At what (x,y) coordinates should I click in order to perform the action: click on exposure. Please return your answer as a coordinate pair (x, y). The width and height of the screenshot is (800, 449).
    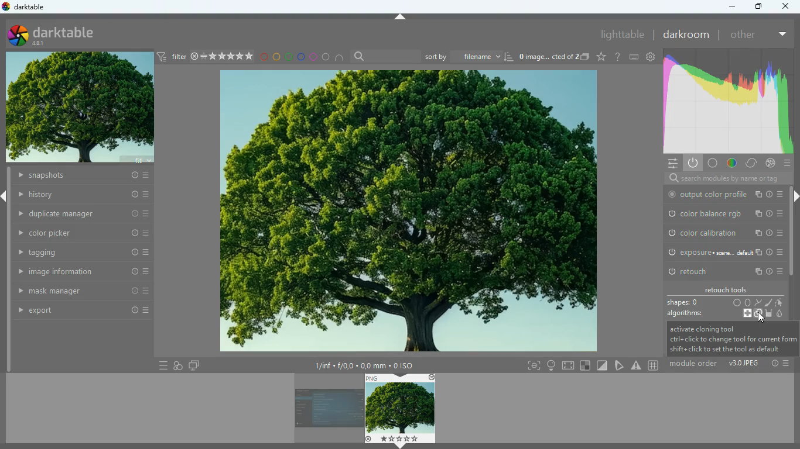
    Looking at the image, I should click on (722, 252).